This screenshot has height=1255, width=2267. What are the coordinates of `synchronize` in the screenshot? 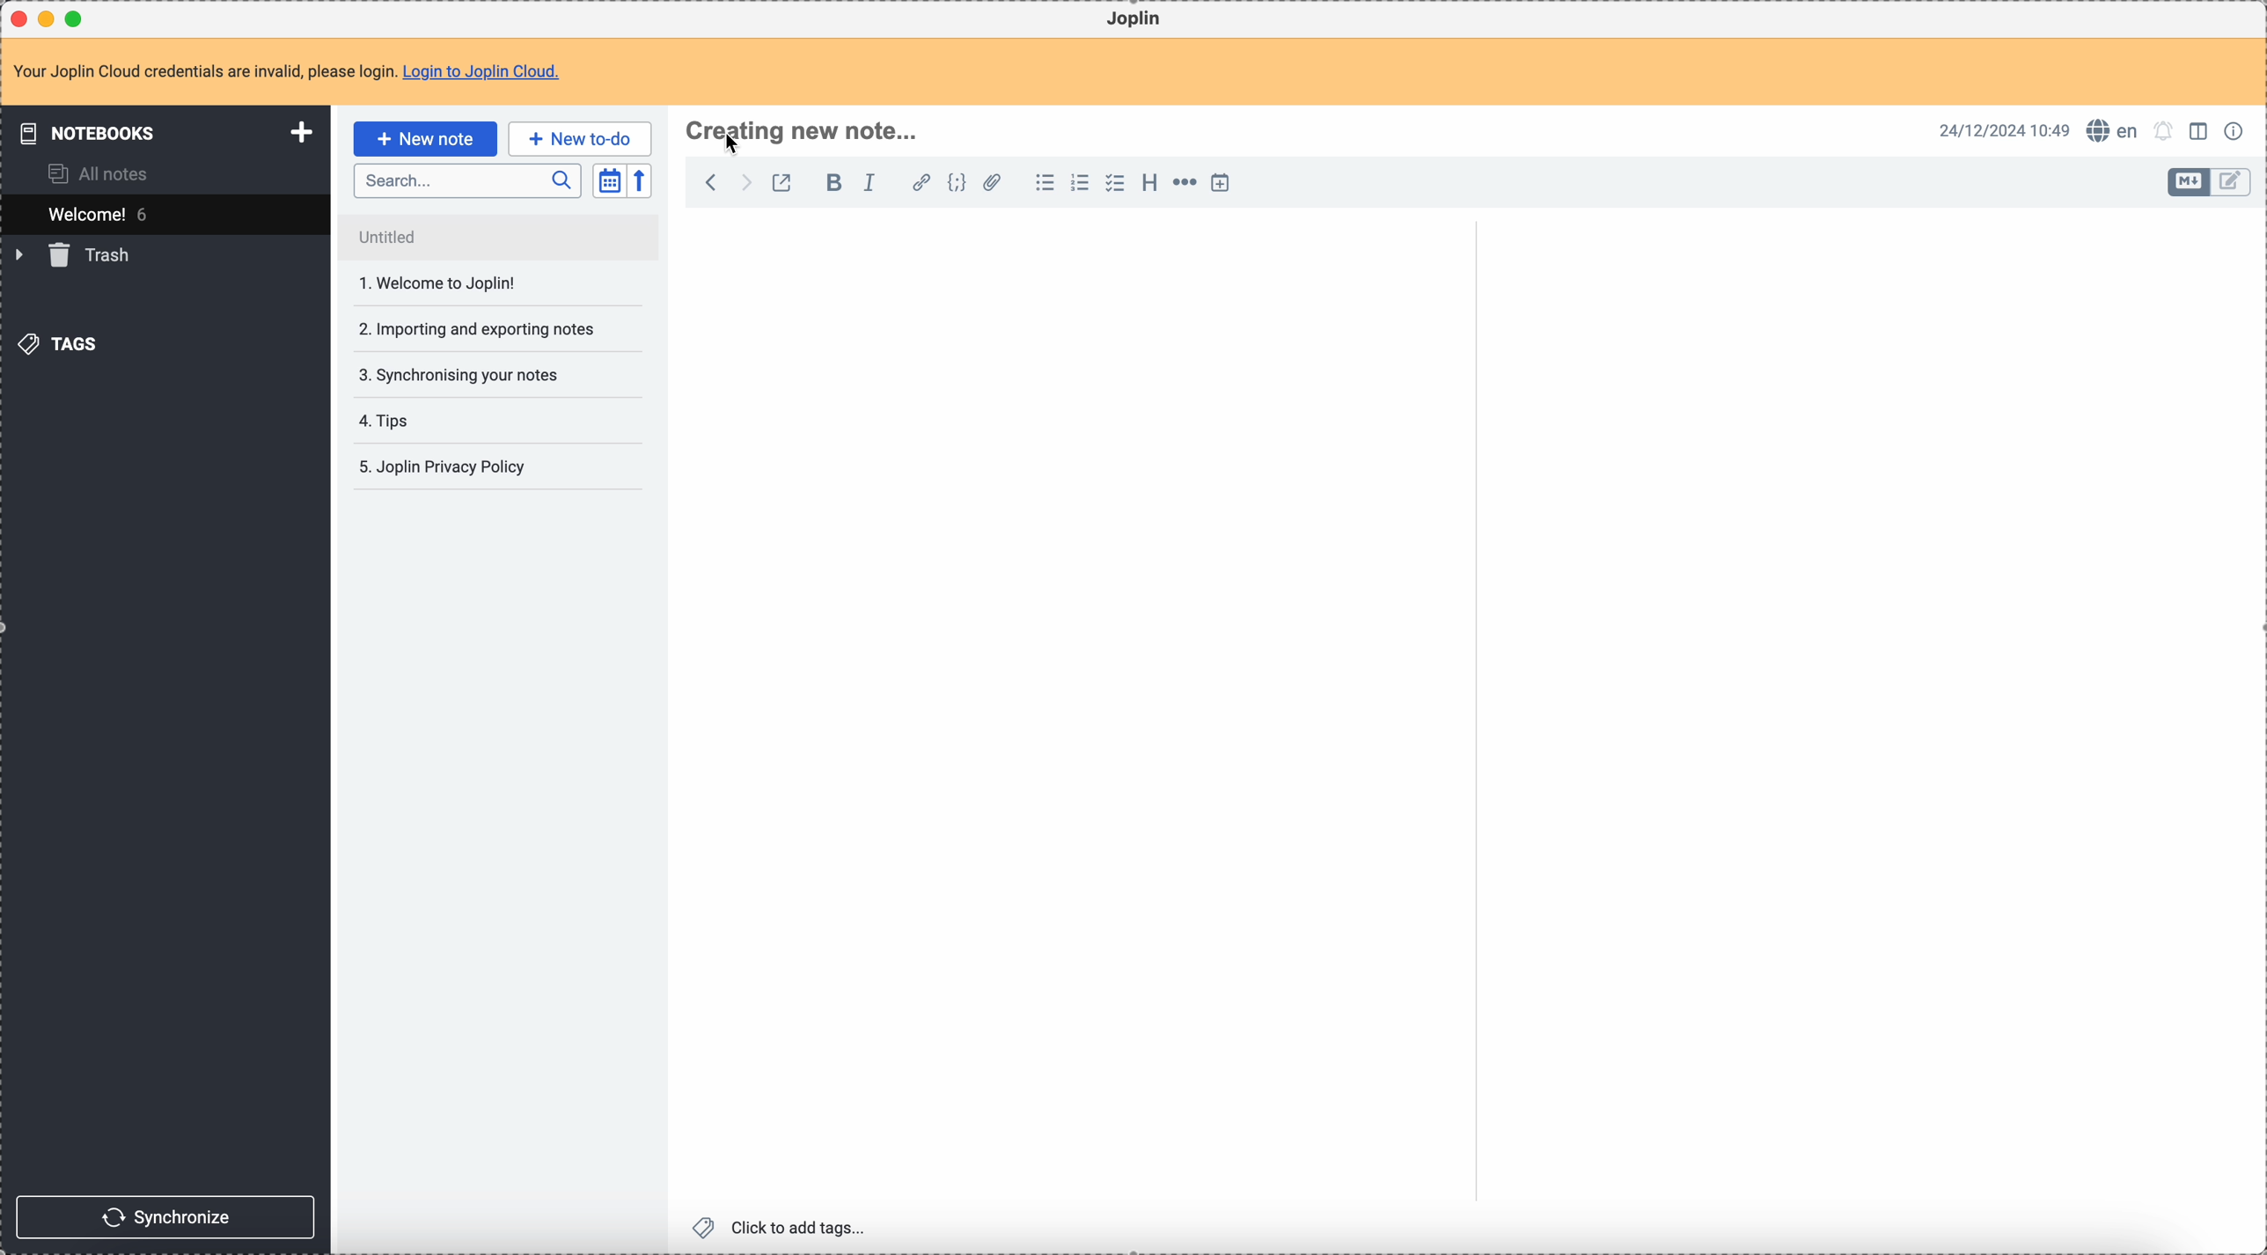 It's located at (169, 1215).